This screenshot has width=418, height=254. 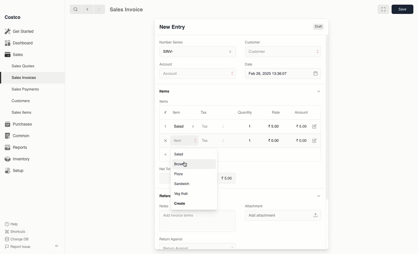 What do you see at coordinates (23, 113) in the screenshot?
I see `Sales Items` at bounding box center [23, 113].